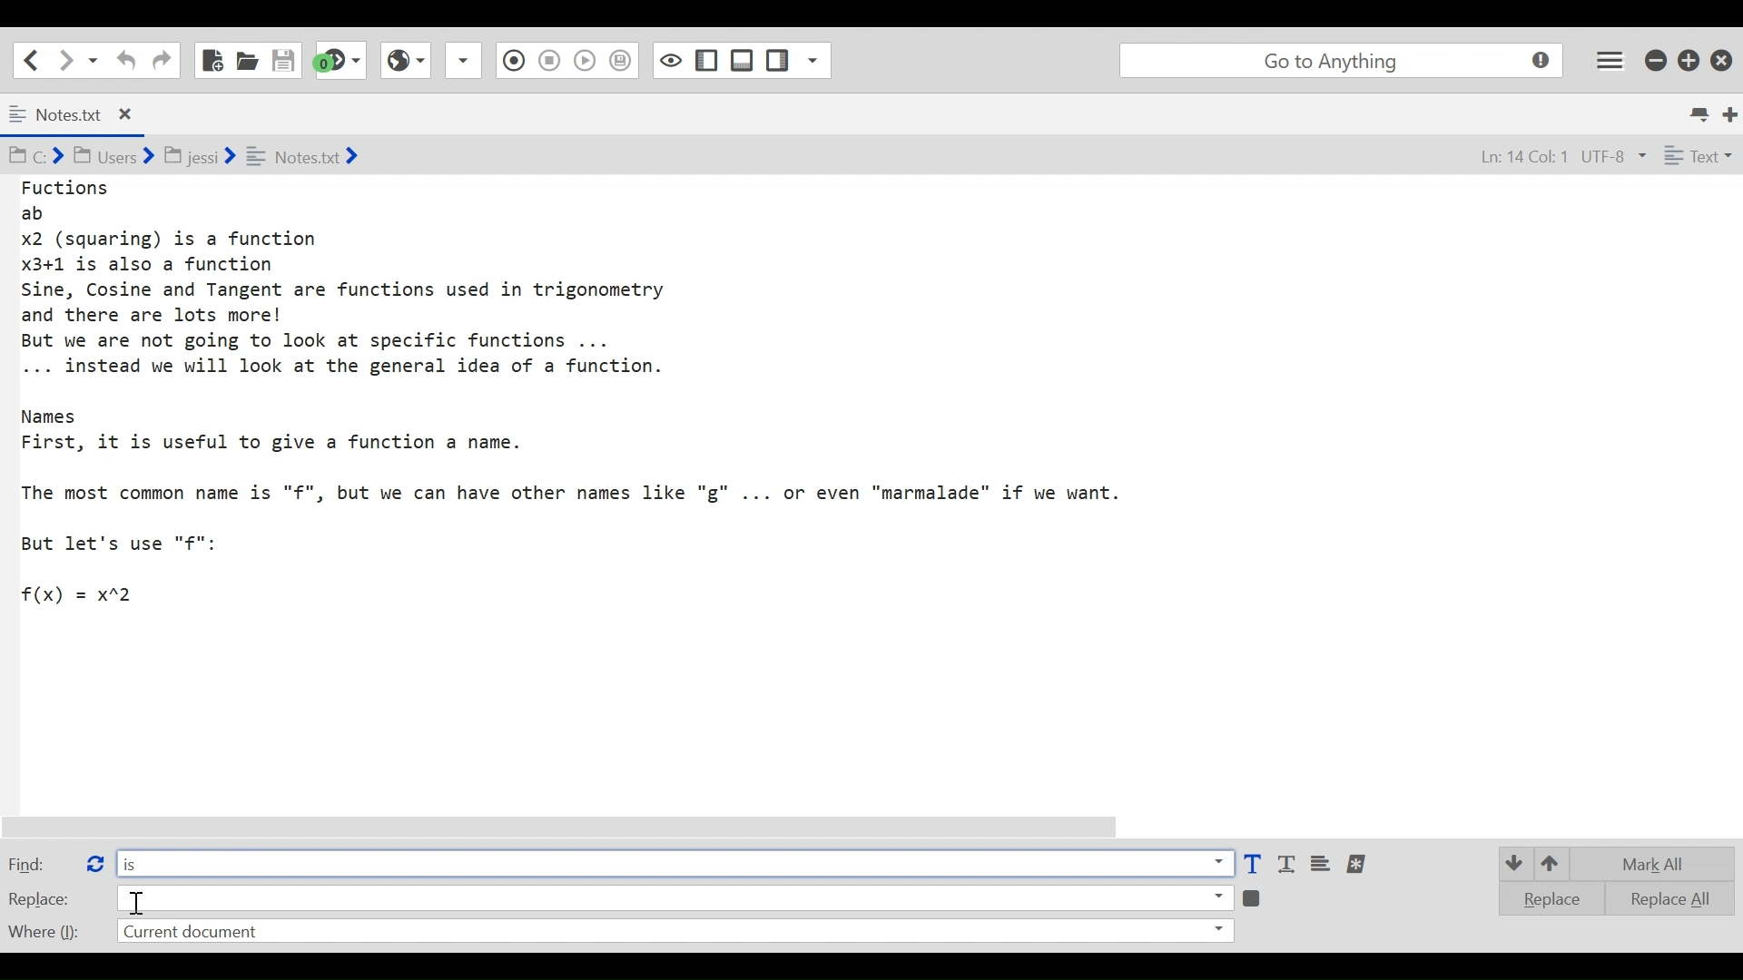 Image resolution: width=1743 pixels, height=980 pixels. I want to click on Replace, so click(40, 898).